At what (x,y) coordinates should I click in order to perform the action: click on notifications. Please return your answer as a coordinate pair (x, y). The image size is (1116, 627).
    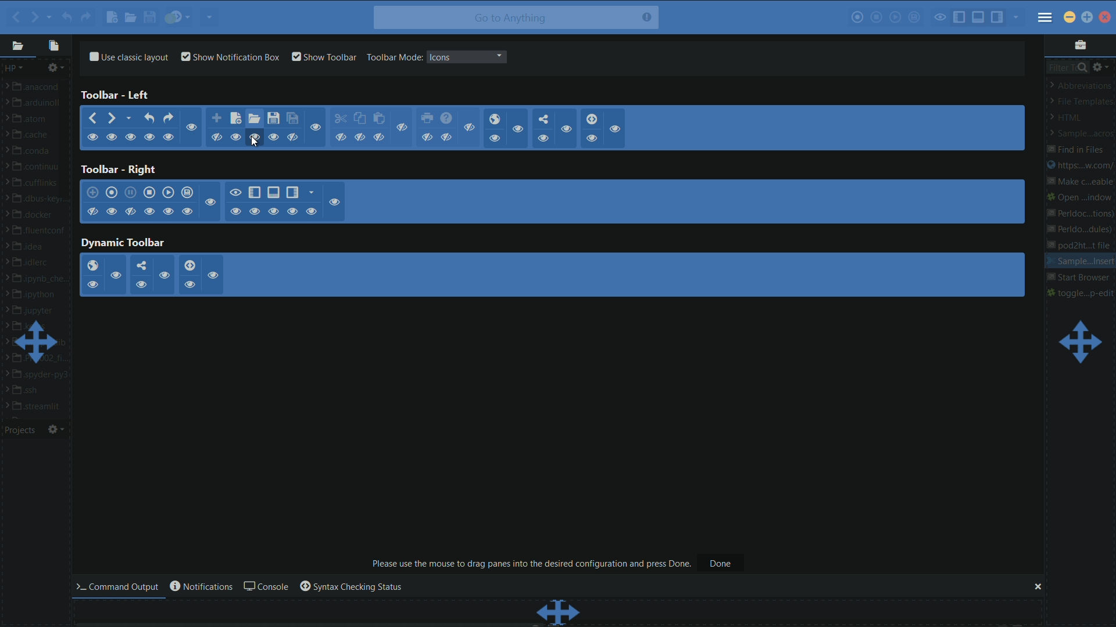
    Looking at the image, I should click on (200, 586).